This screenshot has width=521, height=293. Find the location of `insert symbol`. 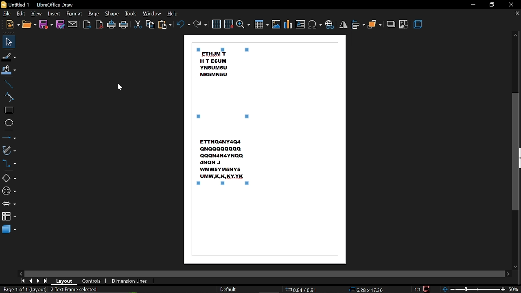

insert symbol is located at coordinates (315, 24).